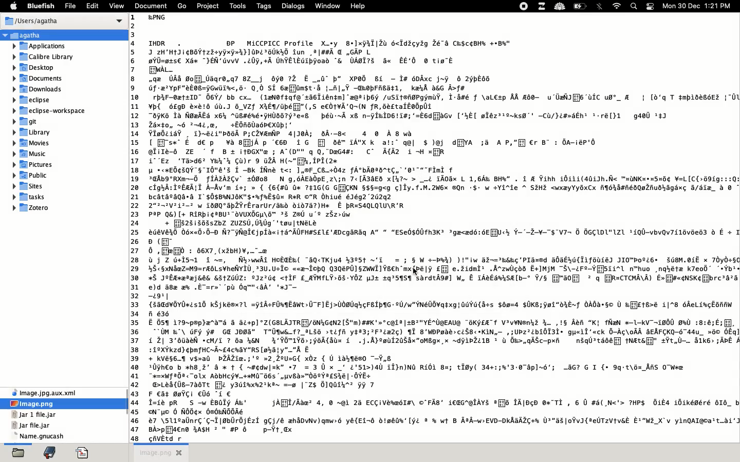 This screenshot has width=740, height=462. What do you see at coordinates (239, 6) in the screenshot?
I see `tools` at bounding box center [239, 6].